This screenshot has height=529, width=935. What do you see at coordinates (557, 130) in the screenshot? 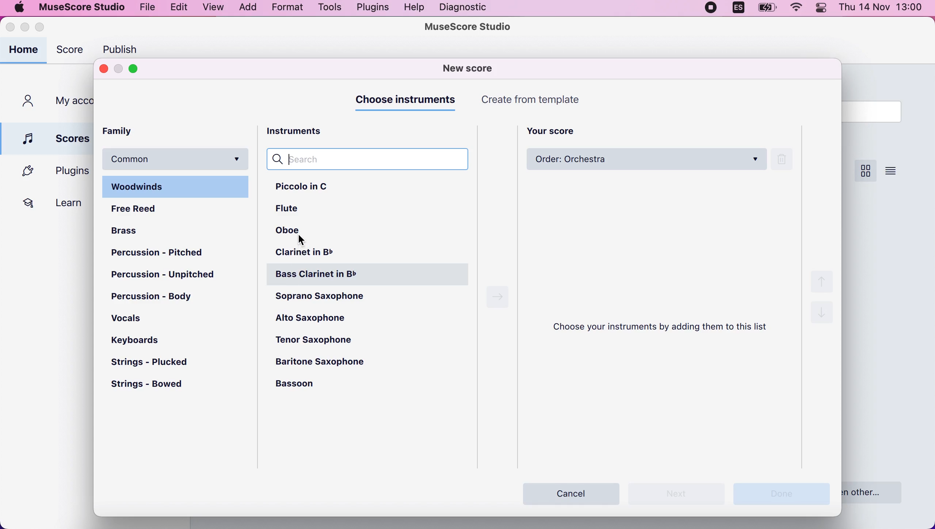
I see `your score` at bounding box center [557, 130].